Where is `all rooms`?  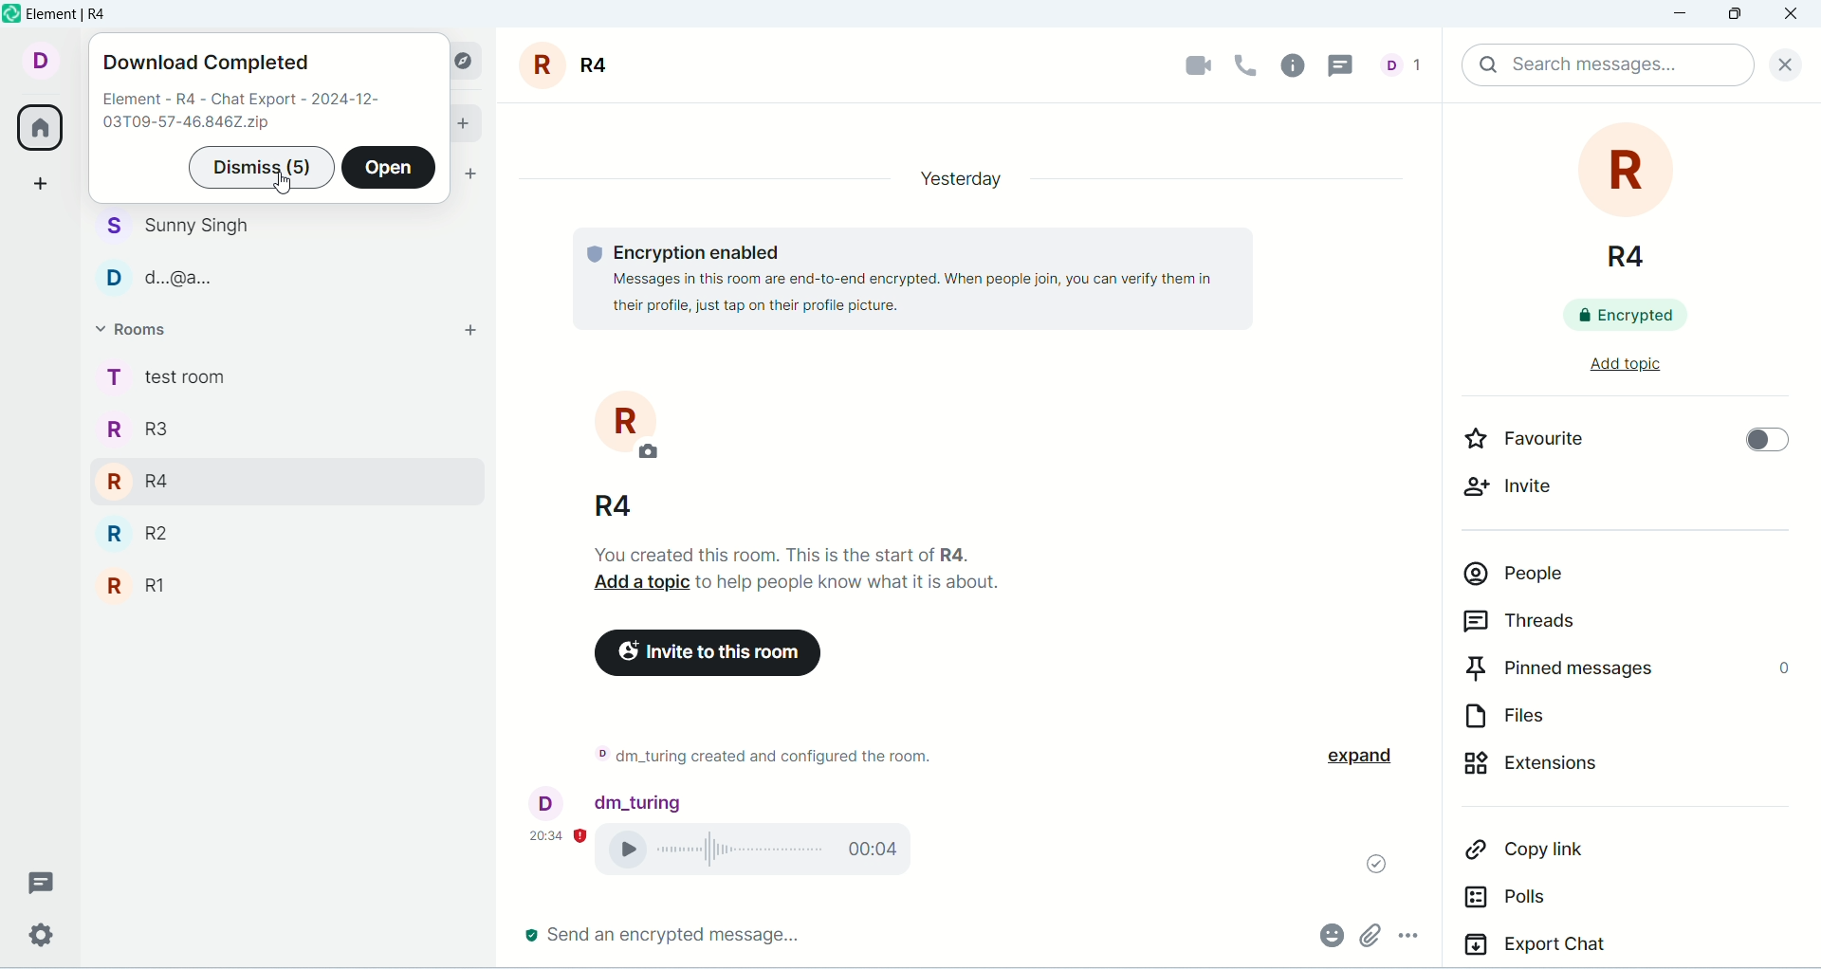 all rooms is located at coordinates (38, 131).